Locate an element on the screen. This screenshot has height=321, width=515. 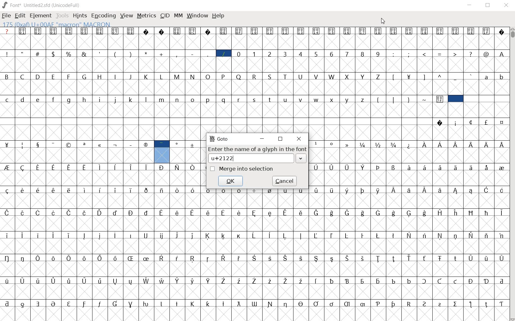
special characters is located at coordinates (254, 311).